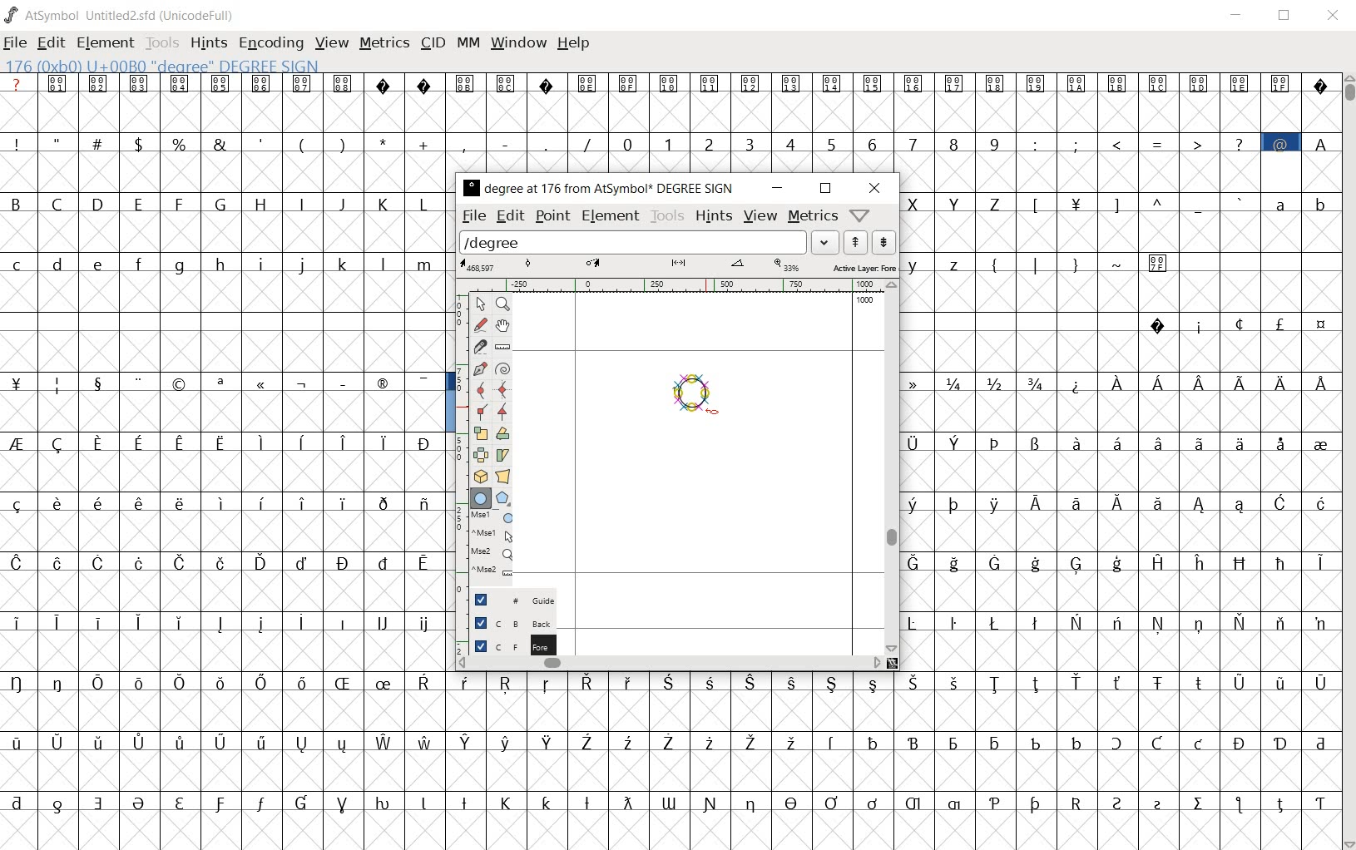  I want to click on unicode code points, so click(488, 82).